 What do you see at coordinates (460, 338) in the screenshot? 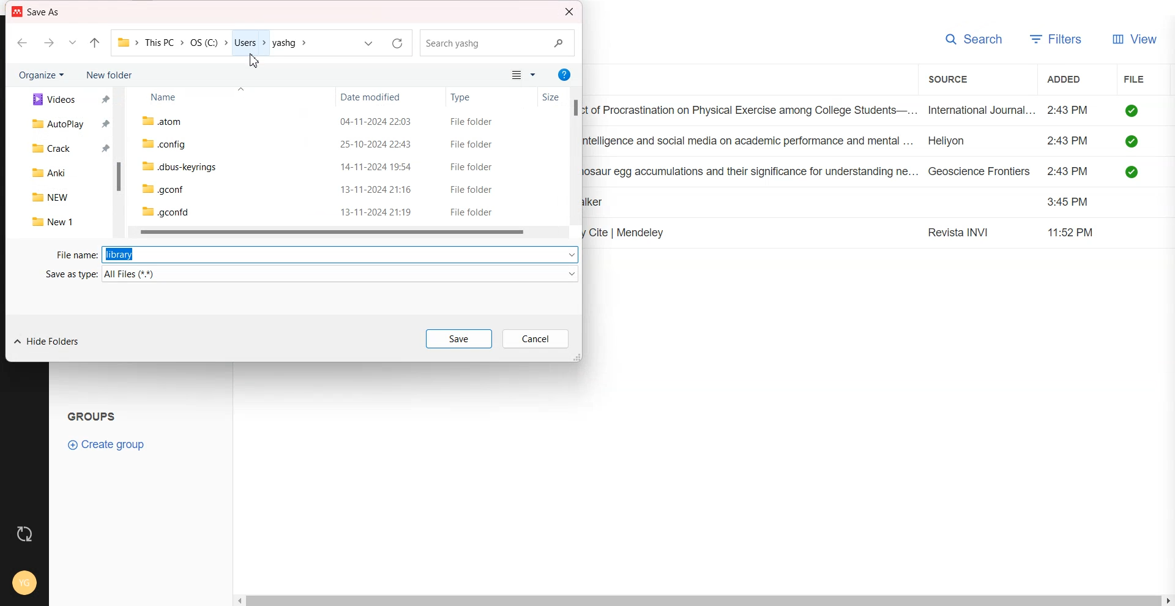
I see `Save` at bounding box center [460, 338].